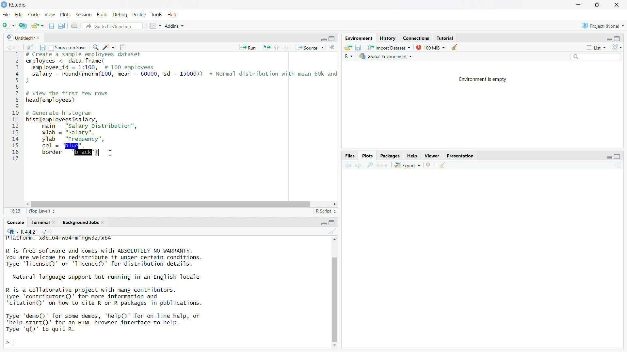 Image resolution: width=627 pixels, height=352 pixels. What do you see at coordinates (75, 26) in the screenshot?
I see `file ` at bounding box center [75, 26].